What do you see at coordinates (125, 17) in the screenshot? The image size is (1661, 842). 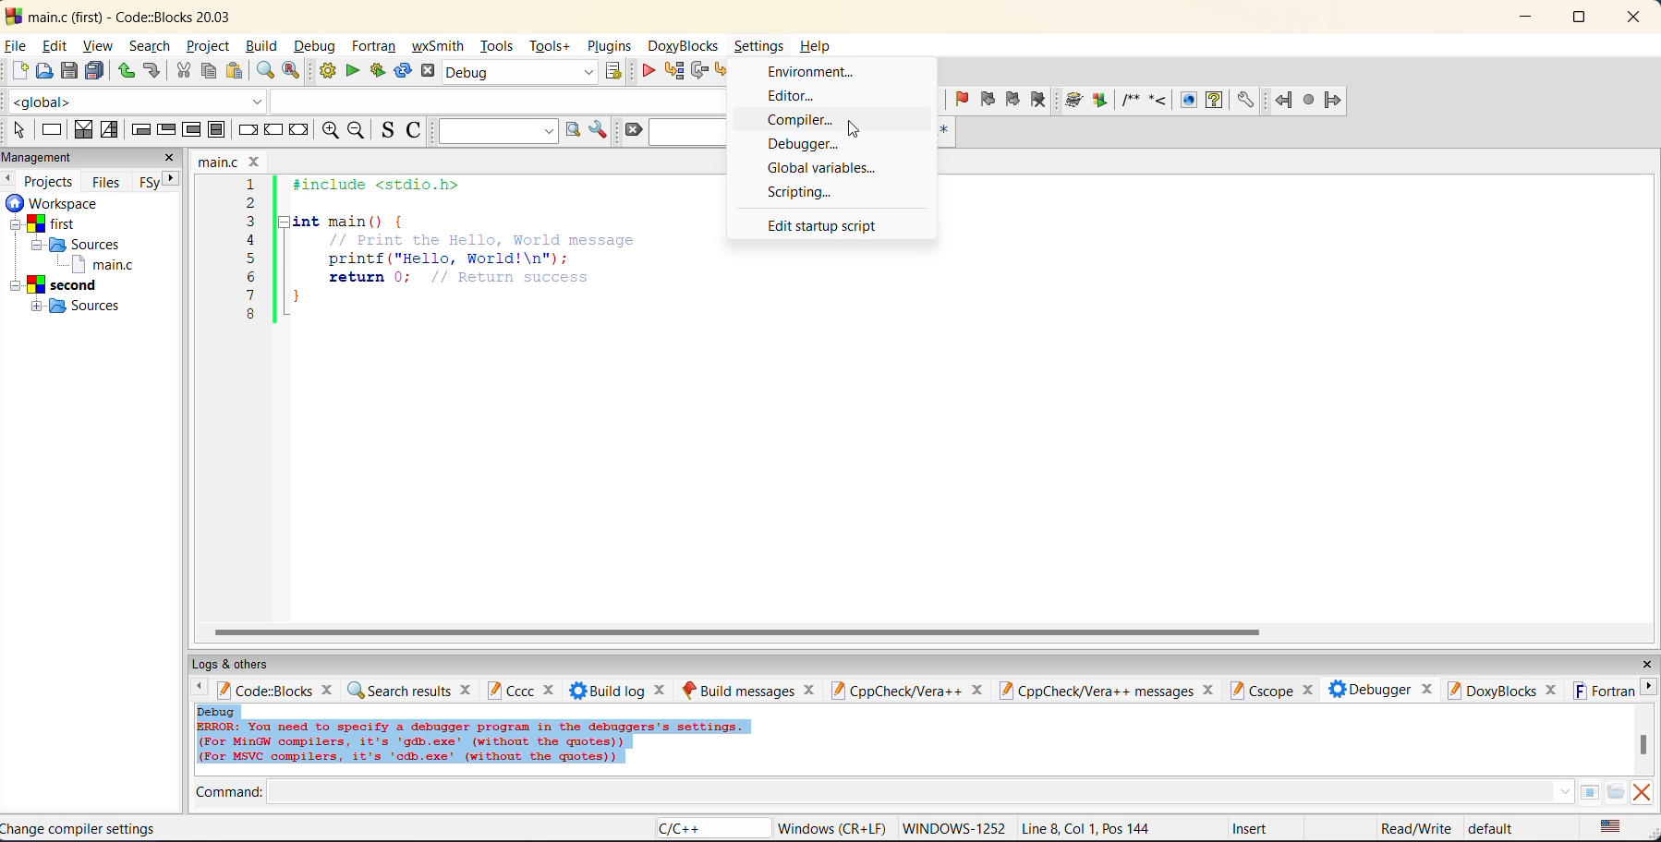 I see `main.c (first) - Code::Blocks 20.03` at bounding box center [125, 17].